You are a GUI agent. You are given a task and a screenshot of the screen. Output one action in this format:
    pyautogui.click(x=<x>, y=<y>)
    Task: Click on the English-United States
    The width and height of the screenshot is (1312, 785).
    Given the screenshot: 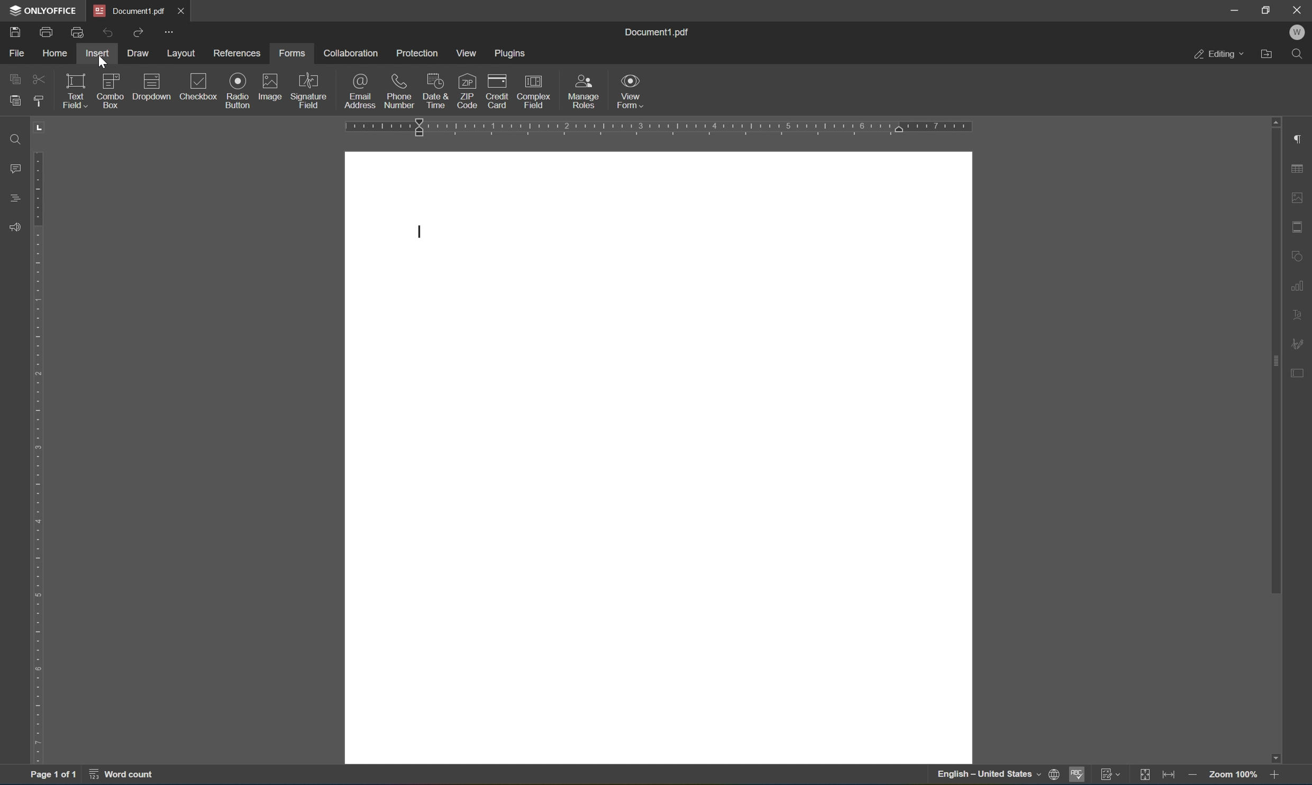 What is the action you would take?
    pyautogui.click(x=996, y=775)
    